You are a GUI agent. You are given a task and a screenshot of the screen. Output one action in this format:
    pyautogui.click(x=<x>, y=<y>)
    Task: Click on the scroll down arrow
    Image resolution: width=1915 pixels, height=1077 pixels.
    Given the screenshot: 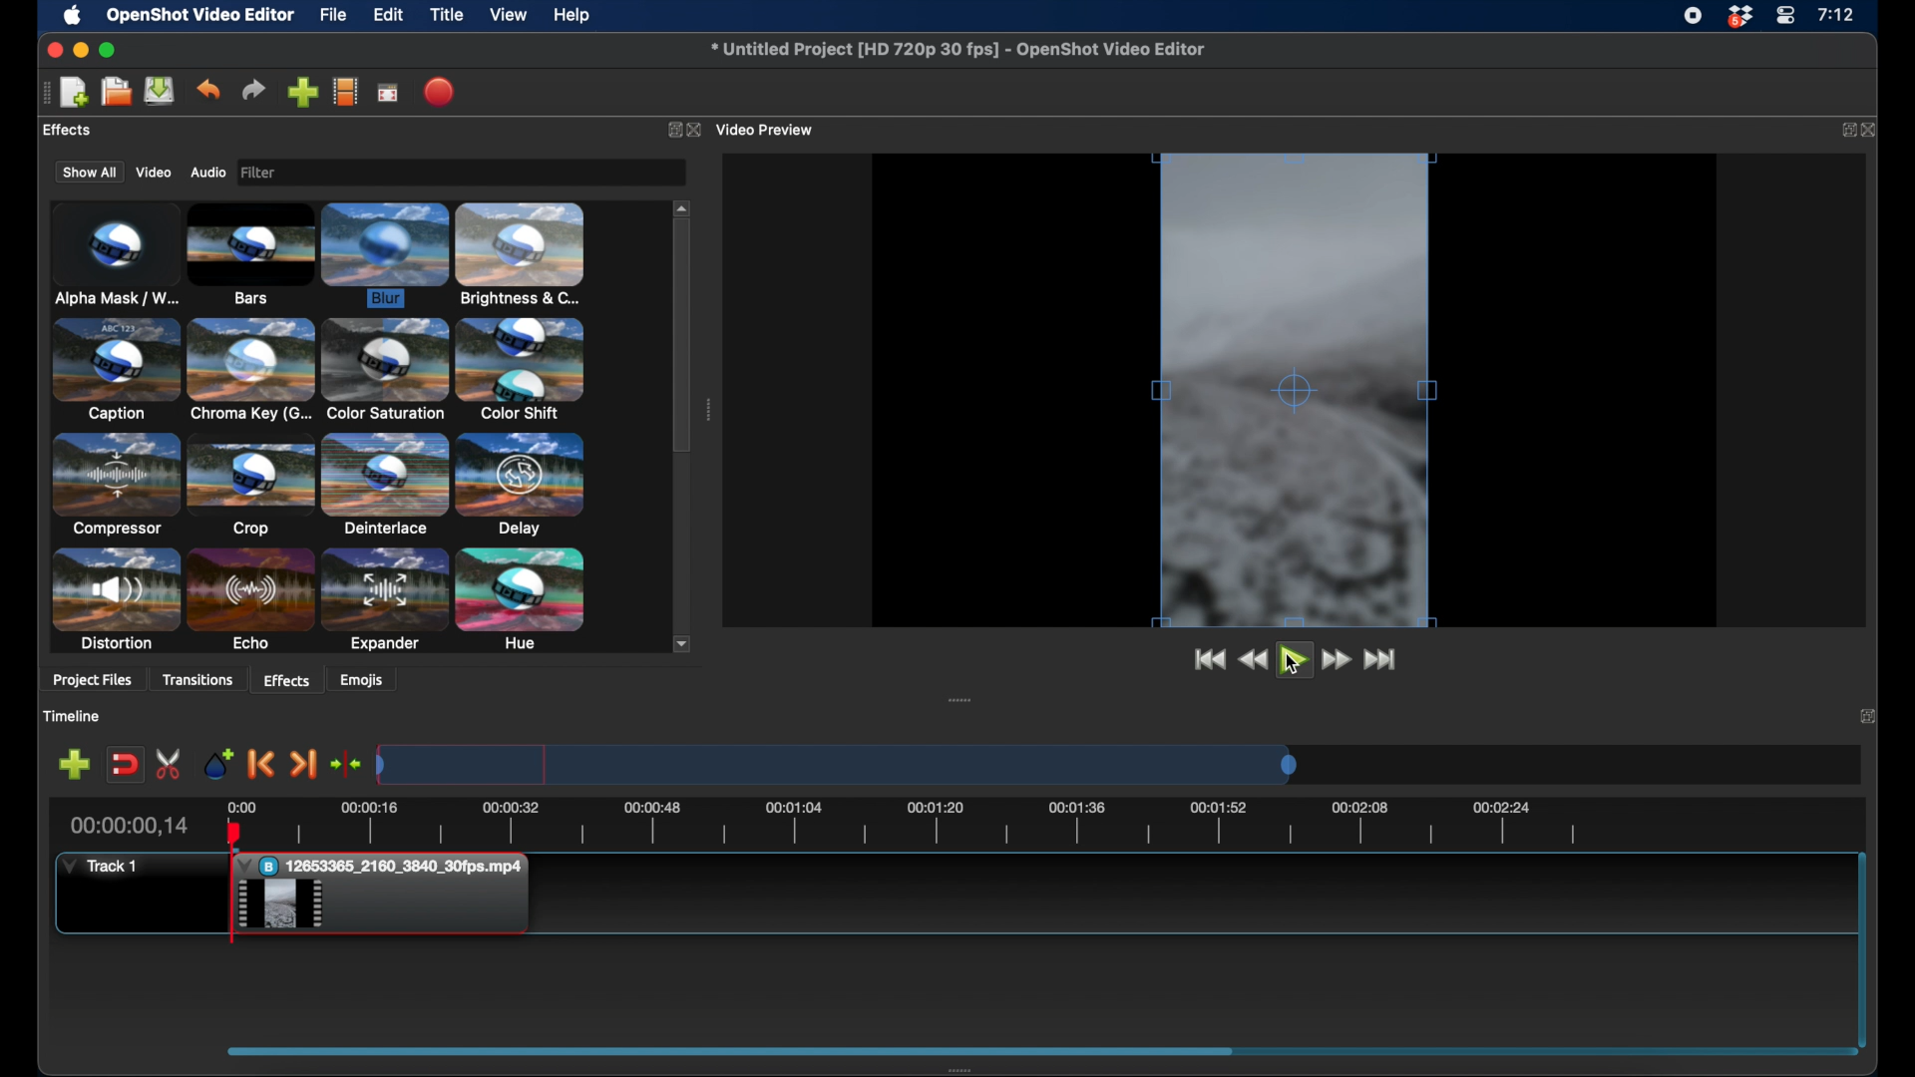 What is the action you would take?
    pyautogui.click(x=683, y=643)
    